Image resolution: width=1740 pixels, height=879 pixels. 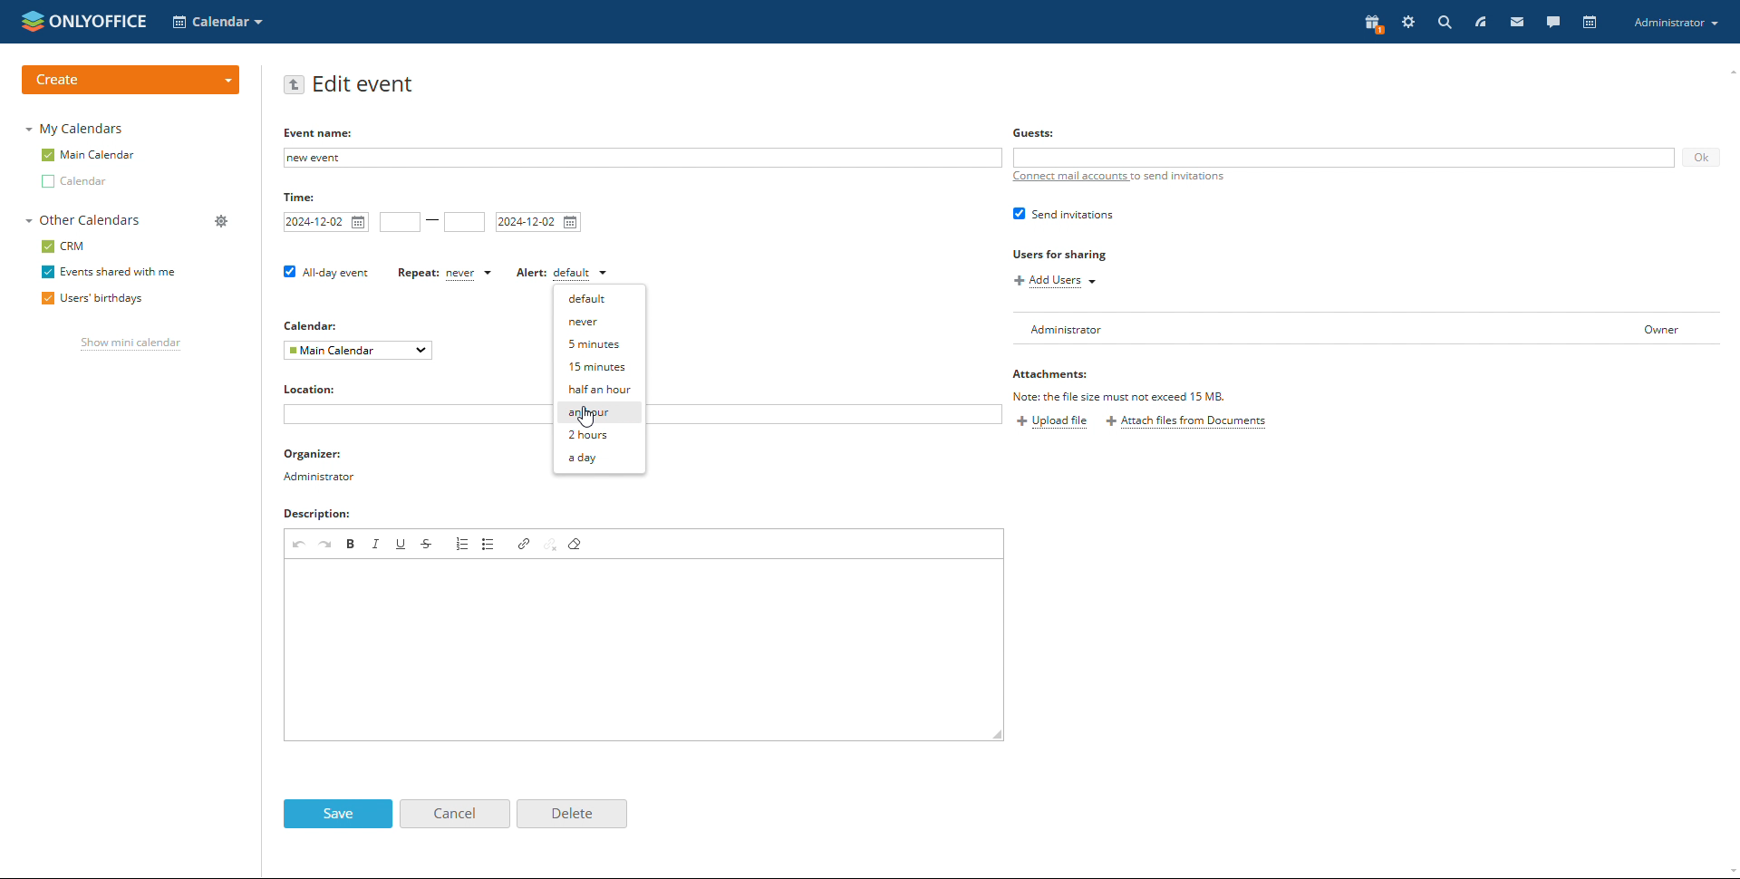 What do you see at coordinates (358, 351) in the screenshot?
I see `select calendar` at bounding box center [358, 351].